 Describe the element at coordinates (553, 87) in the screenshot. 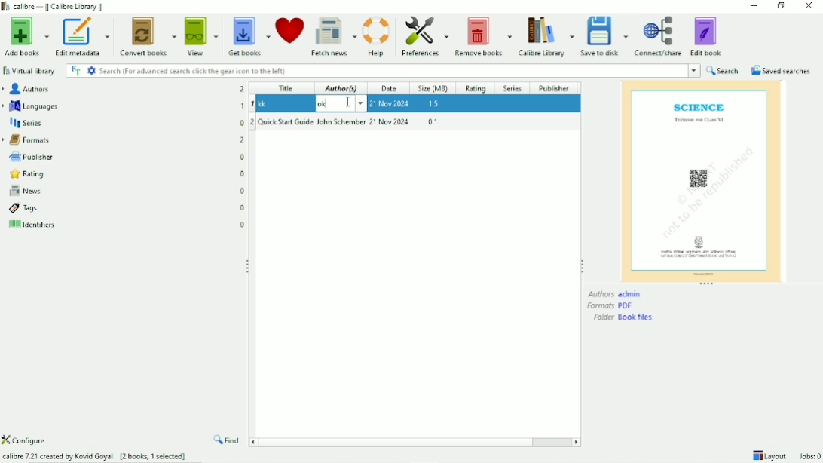

I see `Publisher` at that location.